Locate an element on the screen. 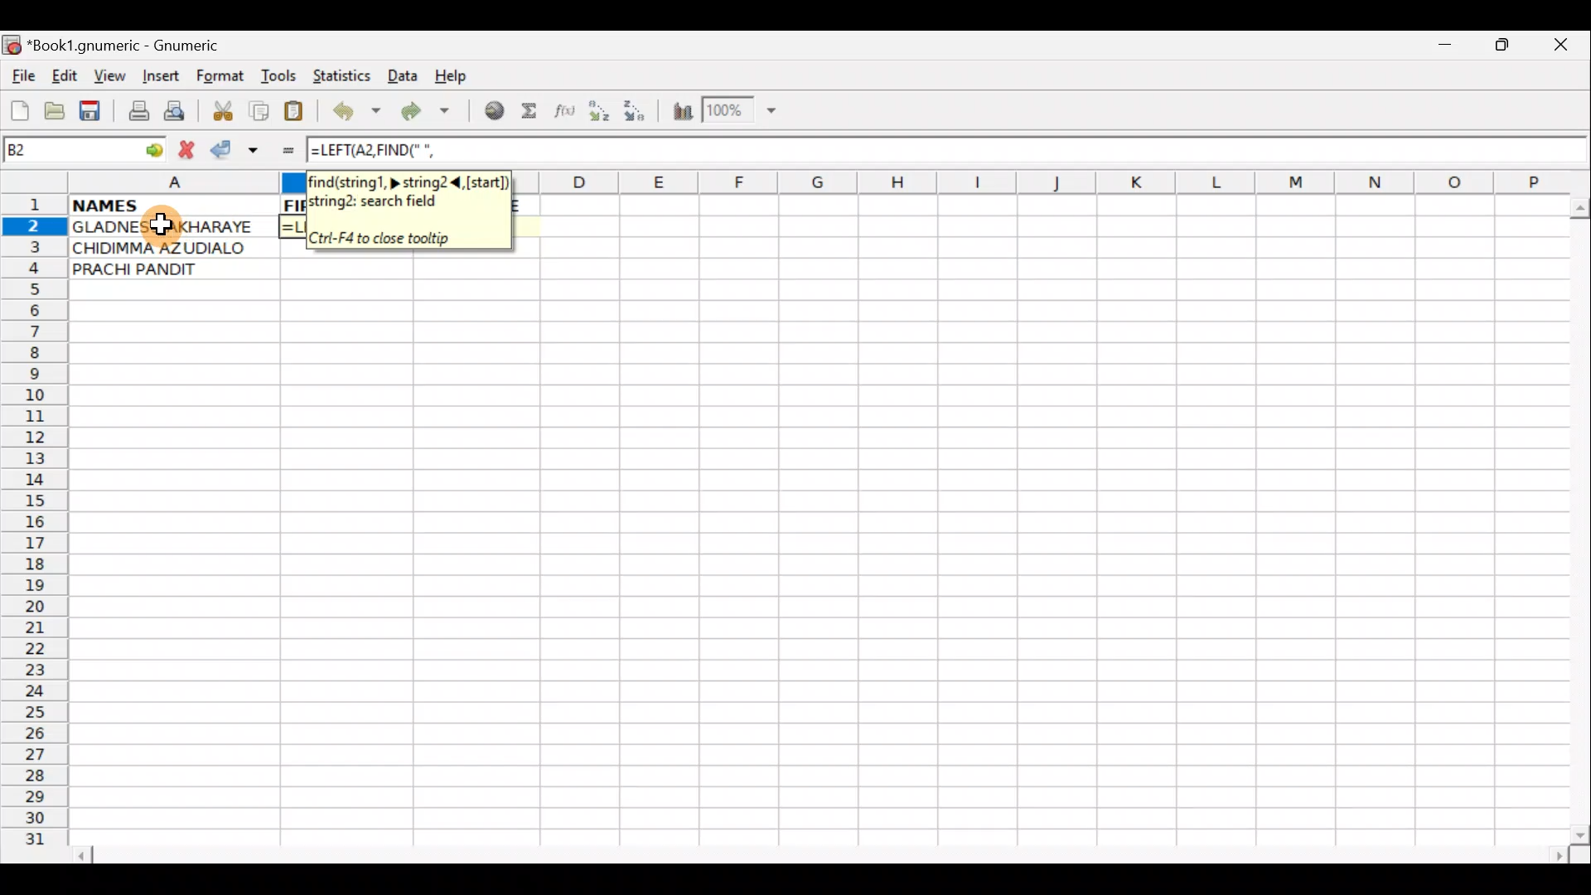  Print preview is located at coordinates (175, 114).